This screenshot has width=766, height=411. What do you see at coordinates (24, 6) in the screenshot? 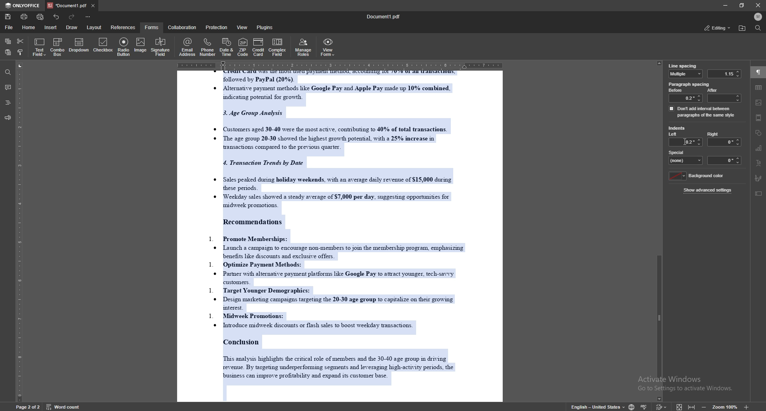
I see `onlyoffice` at bounding box center [24, 6].